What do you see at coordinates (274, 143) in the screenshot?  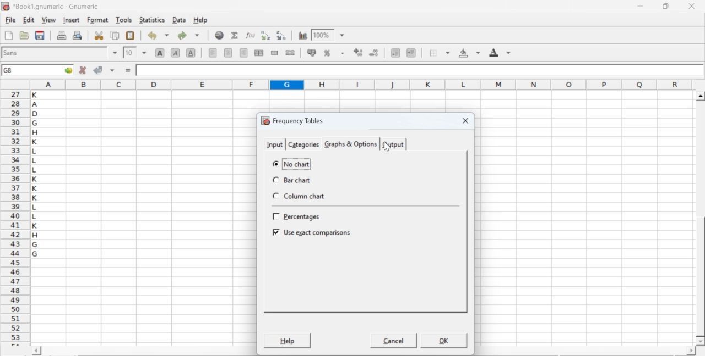 I see `input` at bounding box center [274, 143].